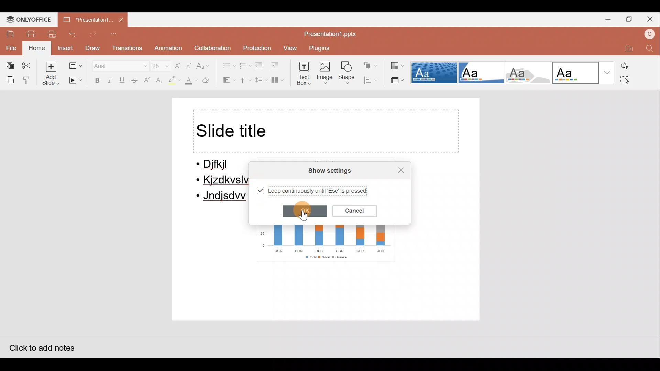 The height and width of the screenshot is (371, 660). What do you see at coordinates (30, 65) in the screenshot?
I see `Cut` at bounding box center [30, 65].